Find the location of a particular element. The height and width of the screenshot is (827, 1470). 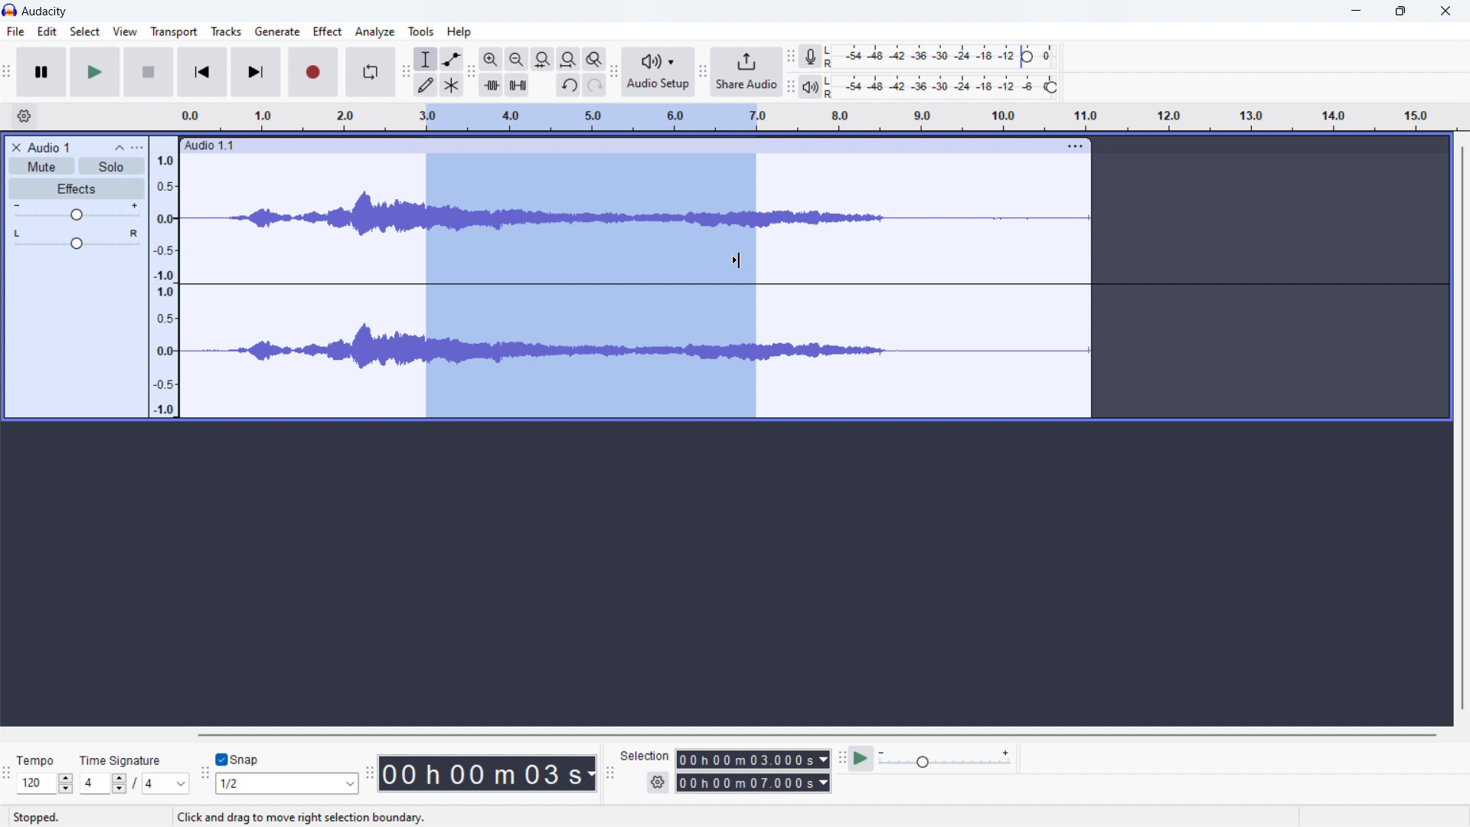

toggle snap is located at coordinates (239, 760).